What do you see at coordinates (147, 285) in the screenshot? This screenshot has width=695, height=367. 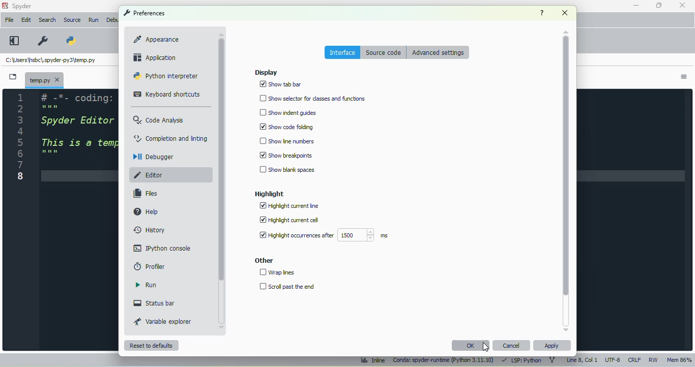 I see `run` at bounding box center [147, 285].